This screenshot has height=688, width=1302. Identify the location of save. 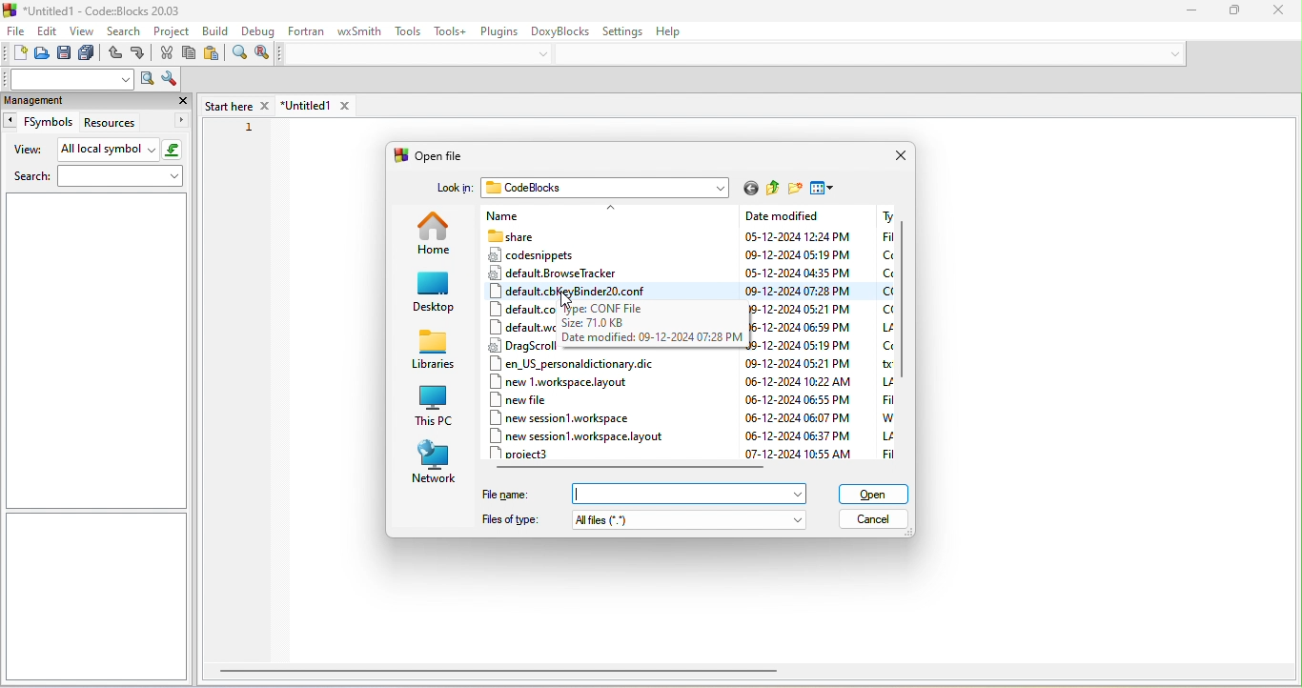
(65, 53).